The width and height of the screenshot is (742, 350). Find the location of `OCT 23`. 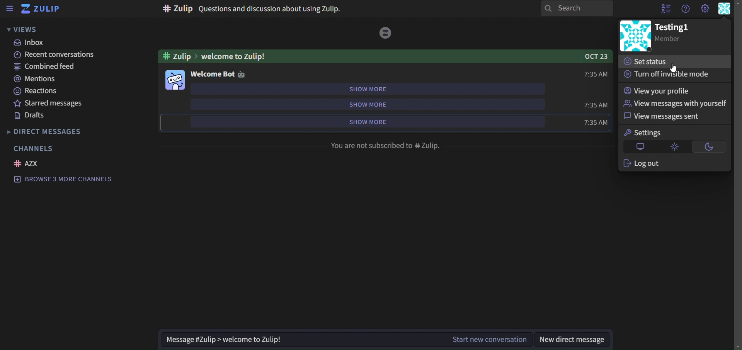

OCT 23 is located at coordinates (593, 56).